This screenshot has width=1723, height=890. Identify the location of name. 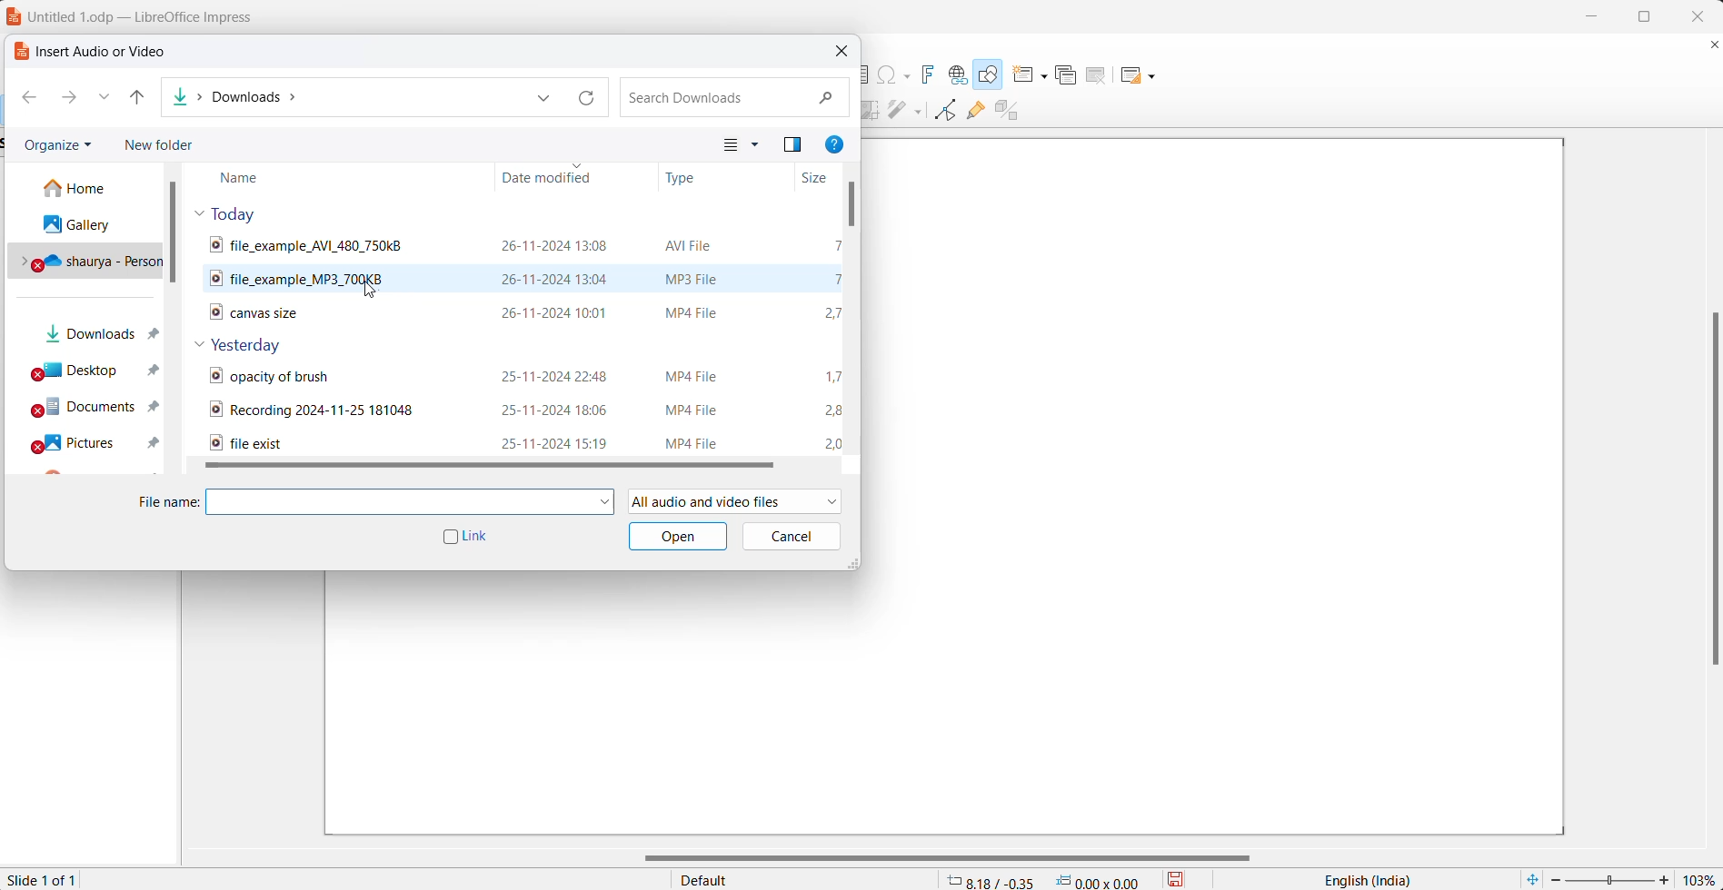
(281, 176).